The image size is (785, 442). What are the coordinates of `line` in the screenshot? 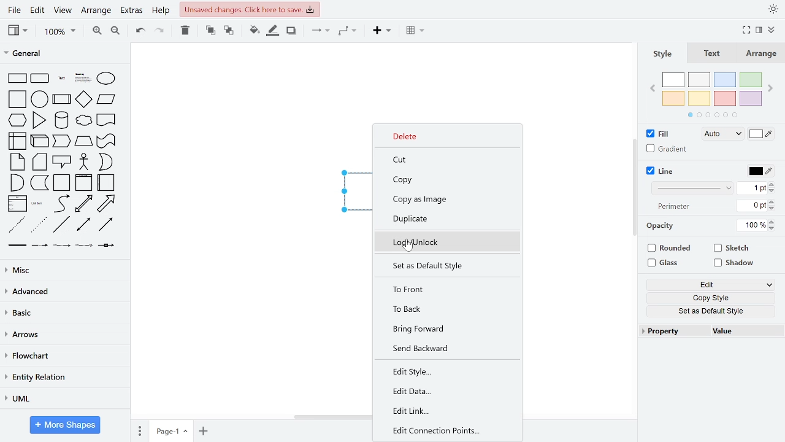 It's located at (661, 171).